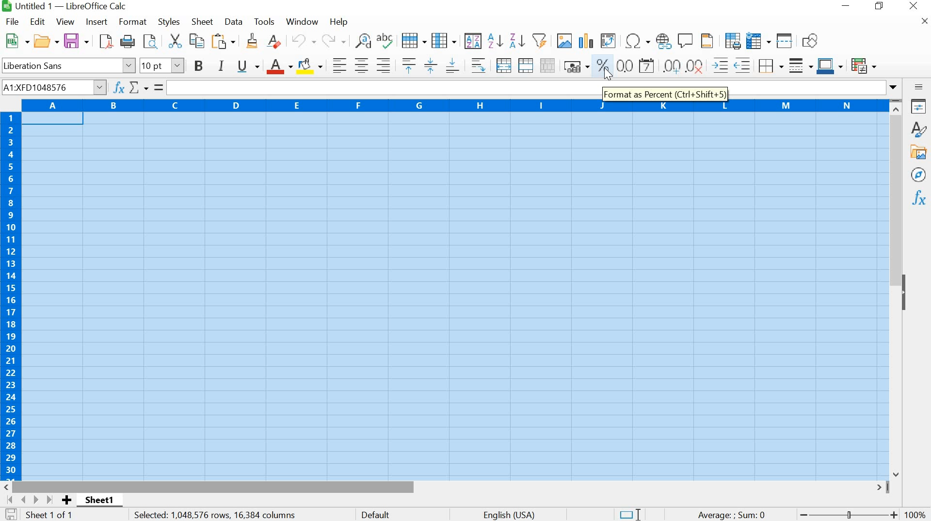 This screenshot has width=931, height=521. I want to click on Function Wizard, so click(119, 87).